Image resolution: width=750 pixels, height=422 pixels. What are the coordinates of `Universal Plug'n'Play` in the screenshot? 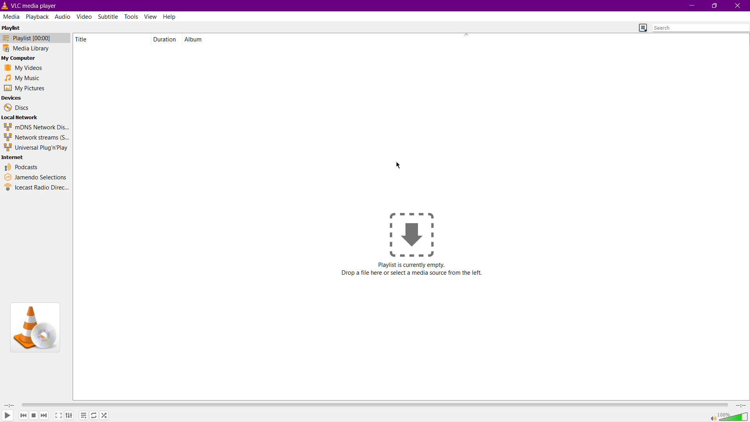 It's located at (37, 148).